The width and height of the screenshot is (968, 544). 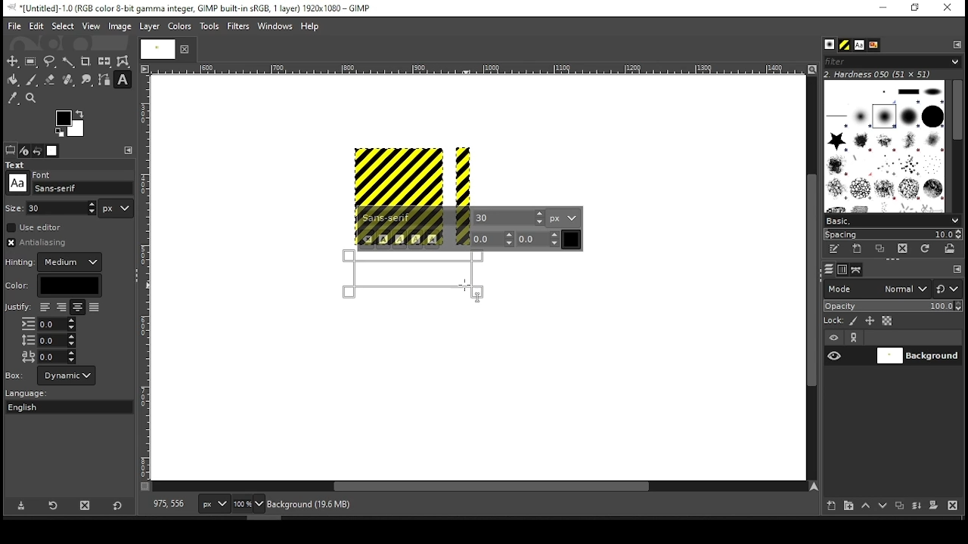 What do you see at coordinates (876, 290) in the screenshot?
I see `mode` at bounding box center [876, 290].